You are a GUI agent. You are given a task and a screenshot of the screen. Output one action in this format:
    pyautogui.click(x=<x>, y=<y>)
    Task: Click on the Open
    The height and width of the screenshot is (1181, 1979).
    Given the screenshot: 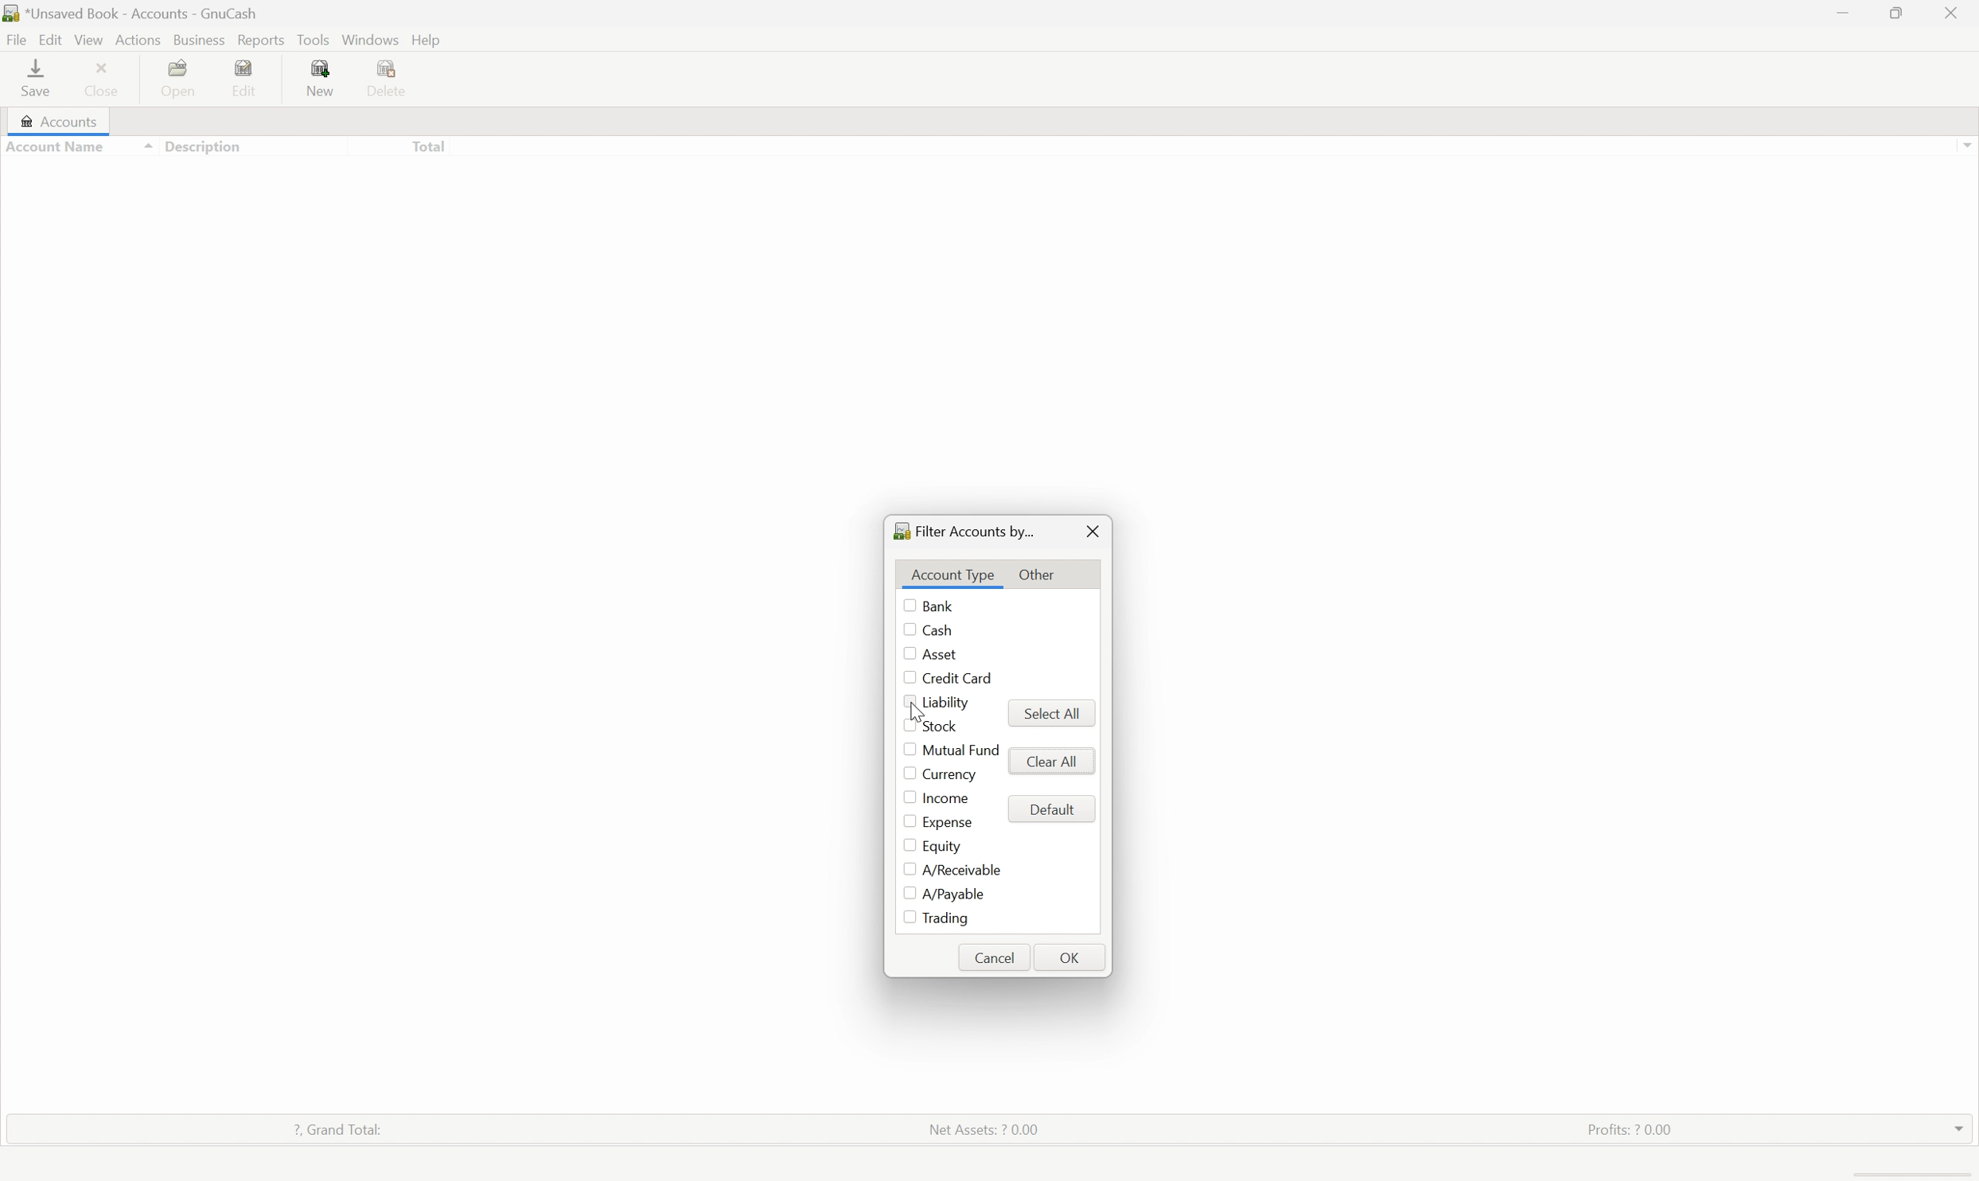 What is the action you would take?
    pyautogui.click(x=185, y=75)
    